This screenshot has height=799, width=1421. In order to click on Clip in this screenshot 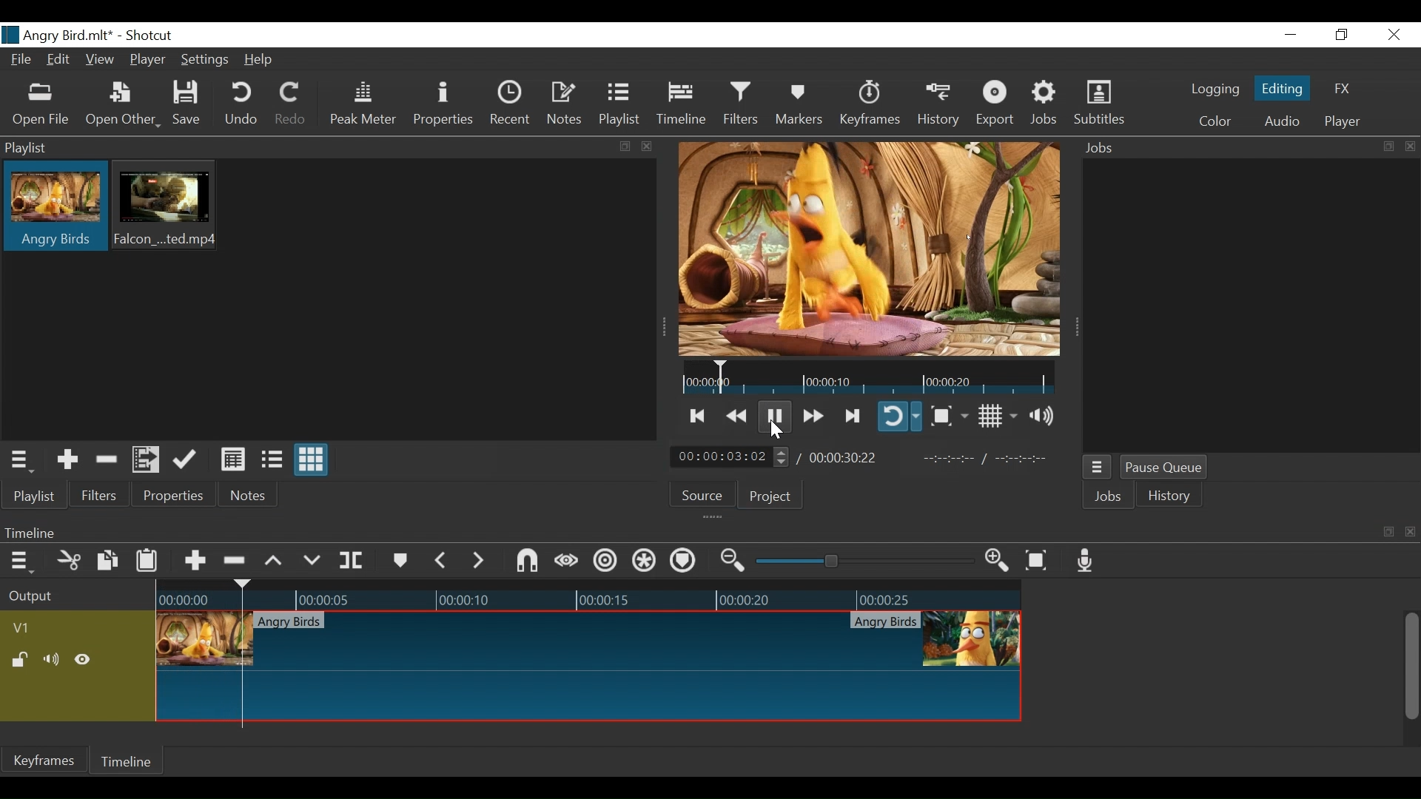, I will do `click(169, 207)`.